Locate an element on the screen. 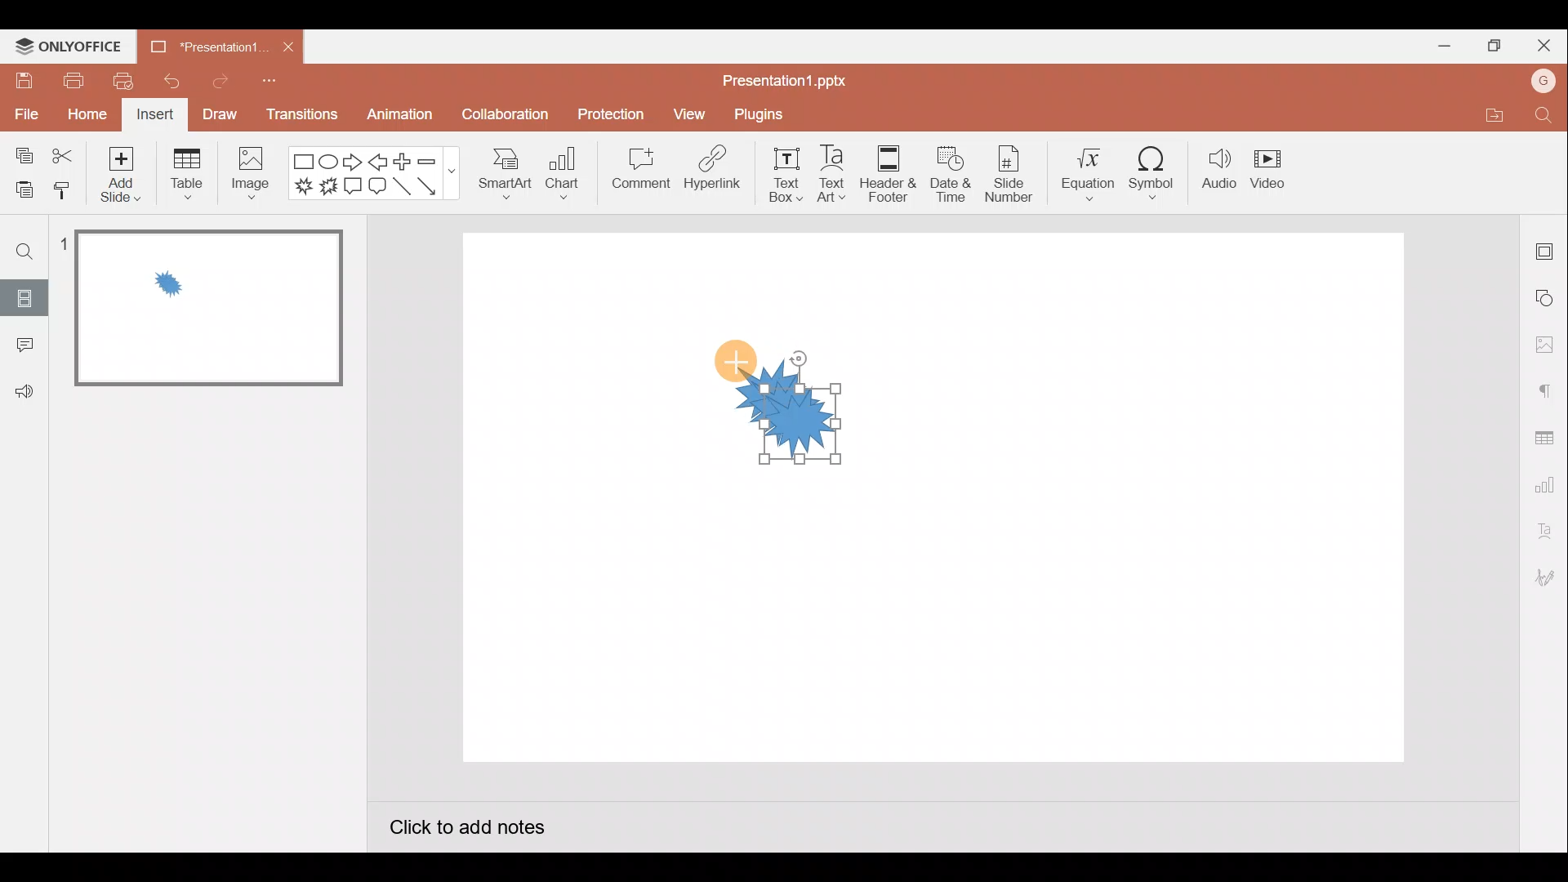 This screenshot has height=882, width=1568. Audio is located at coordinates (1217, 174).